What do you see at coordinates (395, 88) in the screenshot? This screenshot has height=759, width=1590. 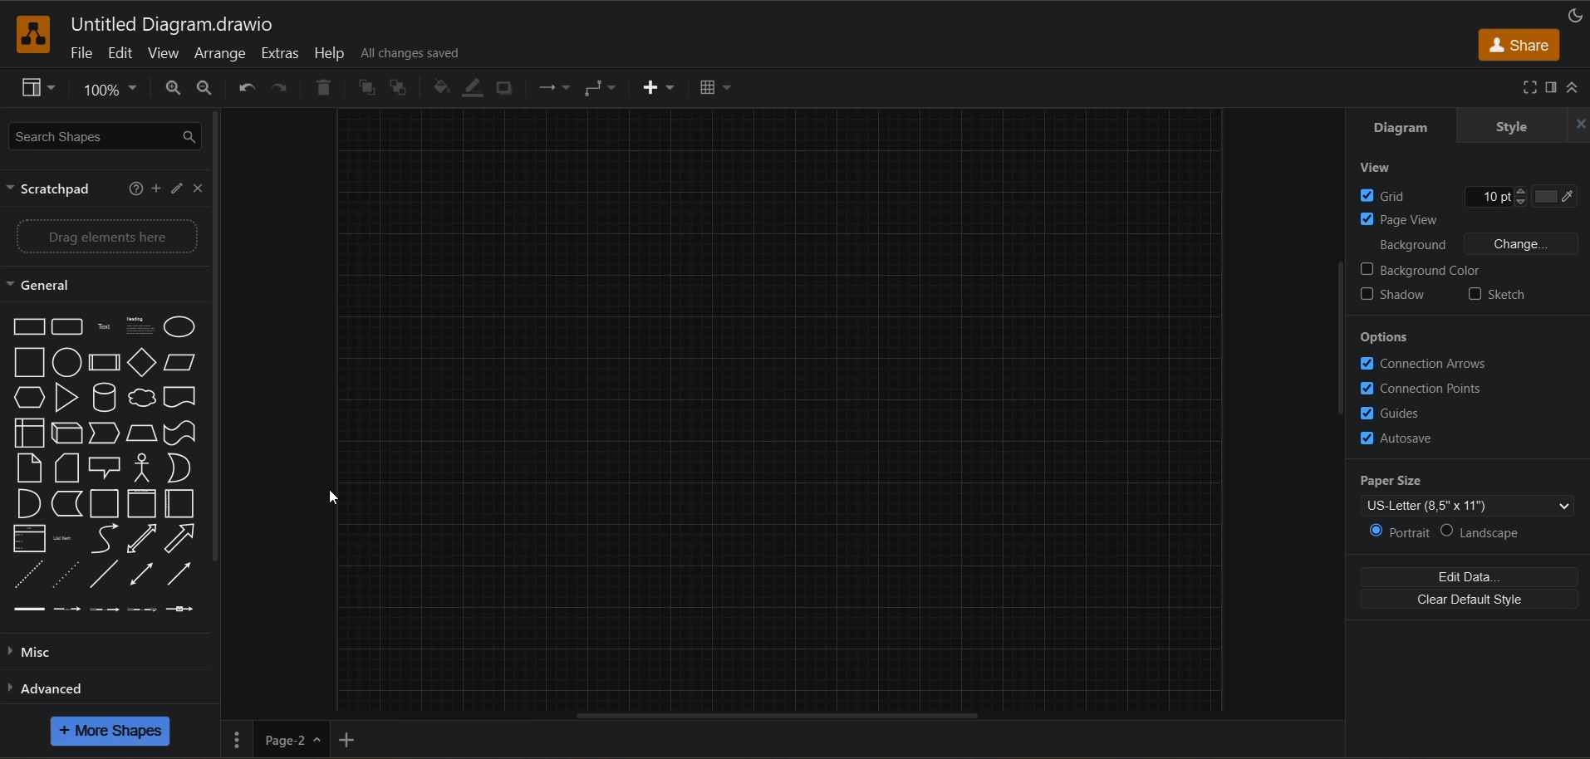 I see `to back` at bounding box center [395, 88].